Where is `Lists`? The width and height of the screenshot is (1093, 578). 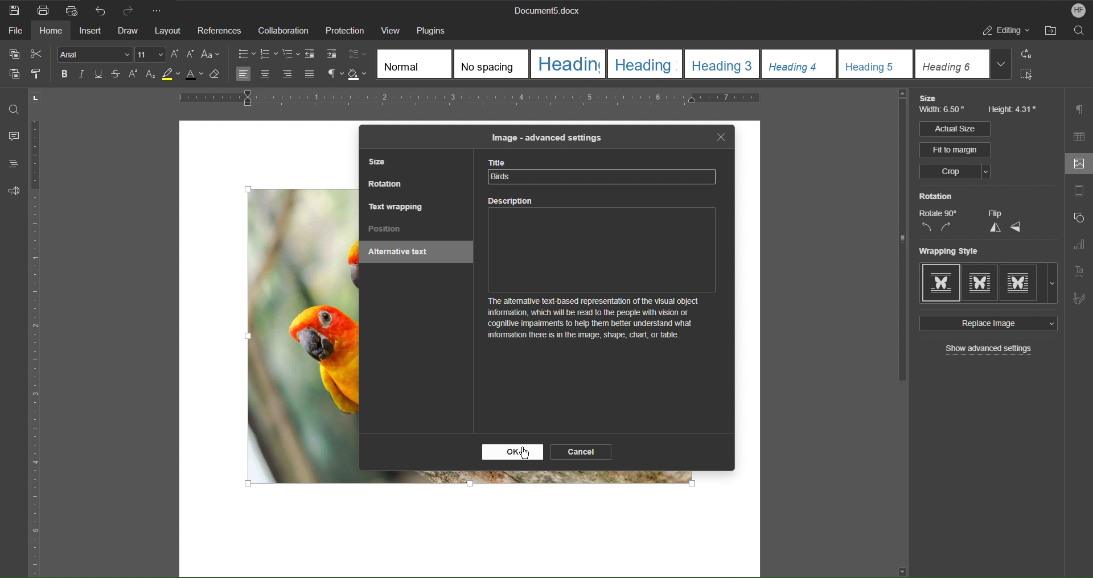 Lists is located at coordinates (269, 53).